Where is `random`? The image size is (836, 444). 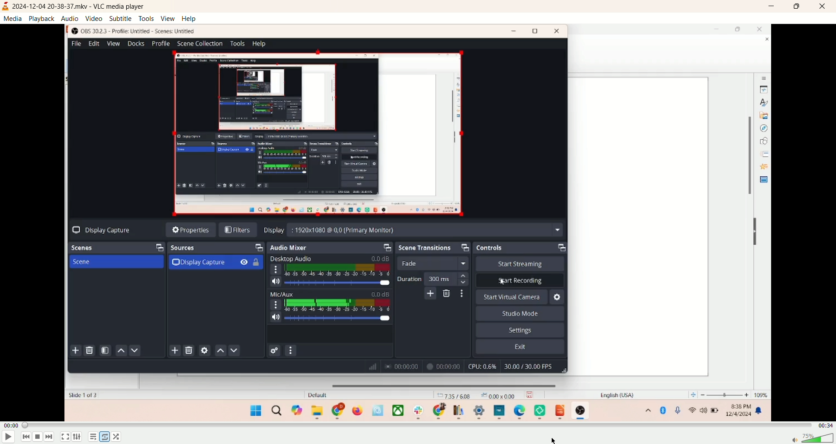
random is located at coordinates (116, 436).